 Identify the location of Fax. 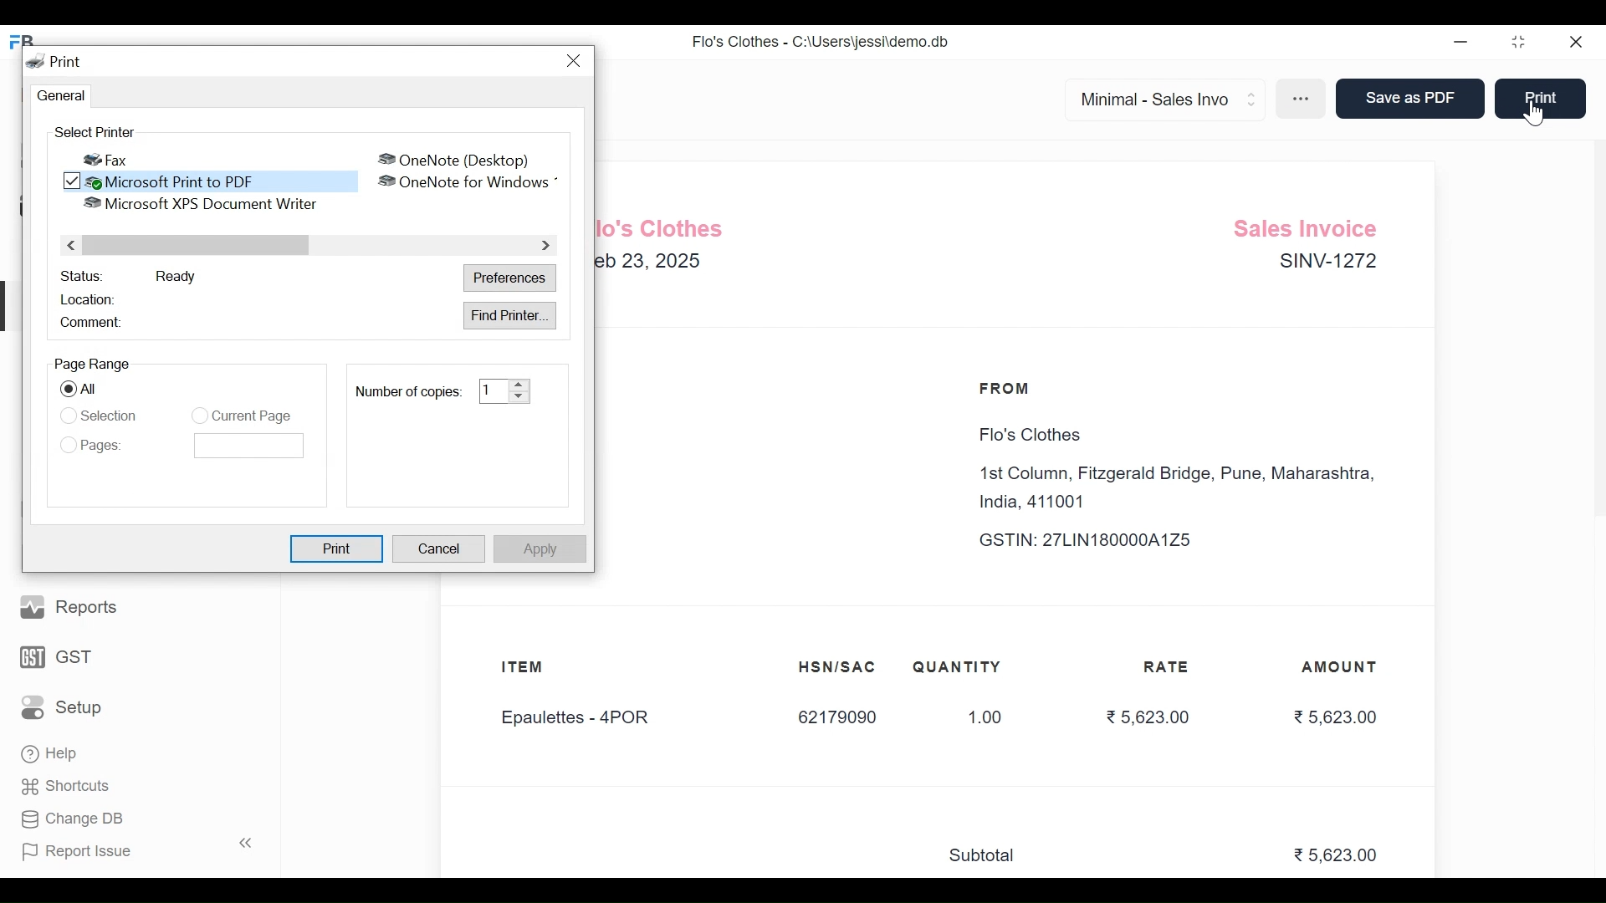
(108, 159).